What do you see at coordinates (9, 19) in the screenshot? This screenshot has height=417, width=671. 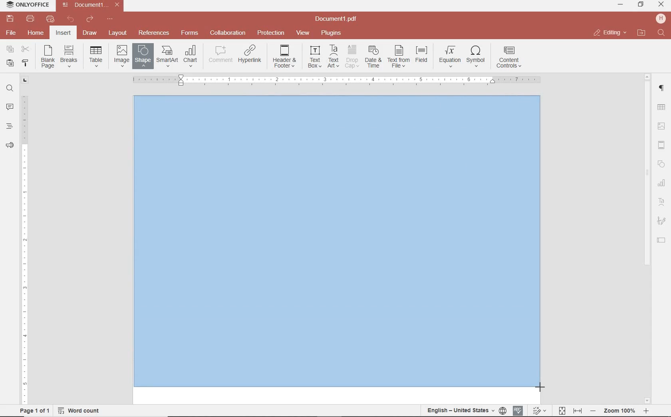 I see `save` at bounding box center [9, 19].